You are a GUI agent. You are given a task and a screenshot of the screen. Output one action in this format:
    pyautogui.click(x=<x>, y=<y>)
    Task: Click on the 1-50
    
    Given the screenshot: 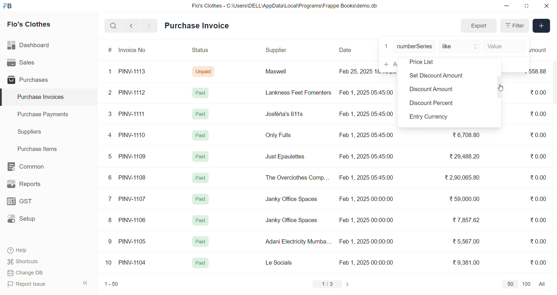 What is the action you would take?
    pyautogui.click(x=111, y=285)
    